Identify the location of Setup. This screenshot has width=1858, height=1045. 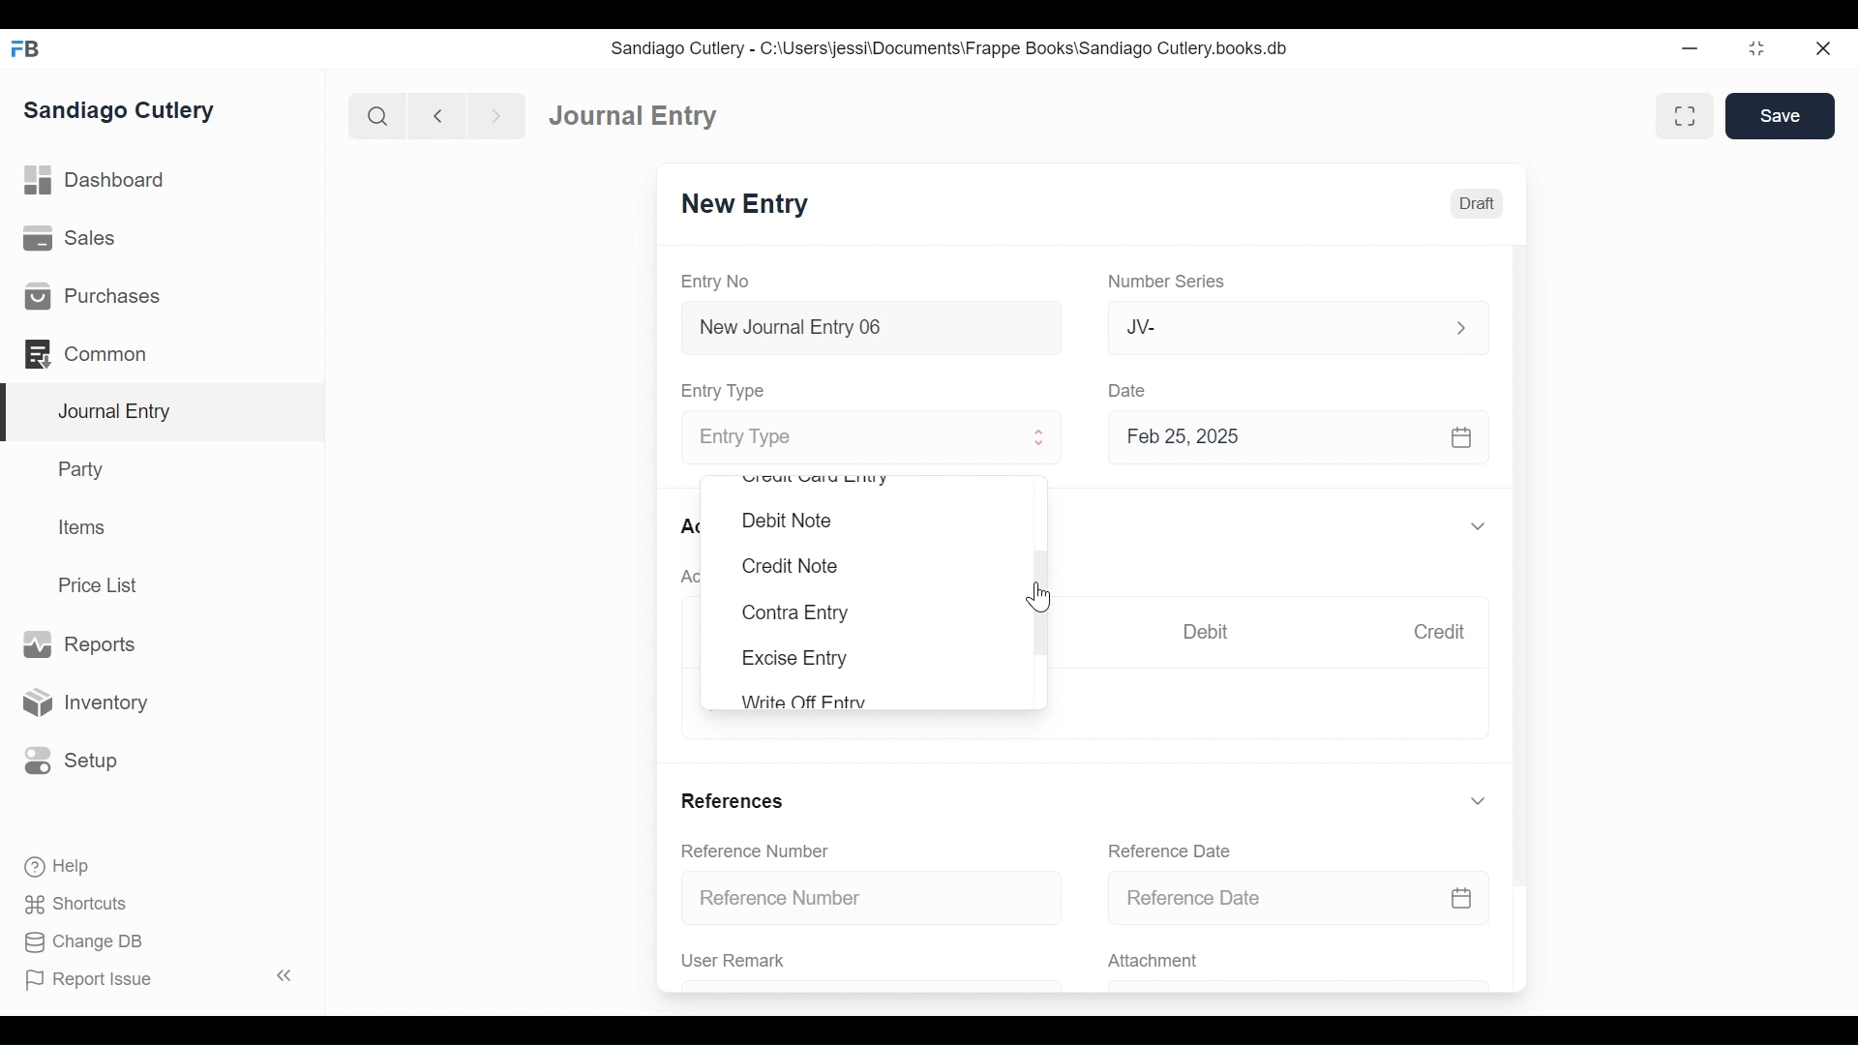
(67, 760).